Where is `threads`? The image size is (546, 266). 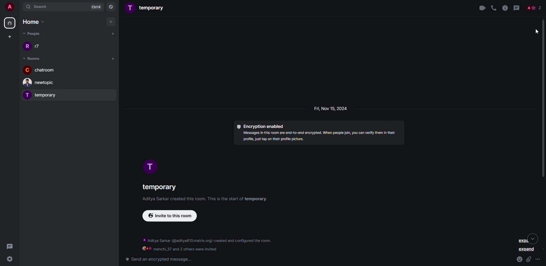 threads is located at coordinates (11, 246).